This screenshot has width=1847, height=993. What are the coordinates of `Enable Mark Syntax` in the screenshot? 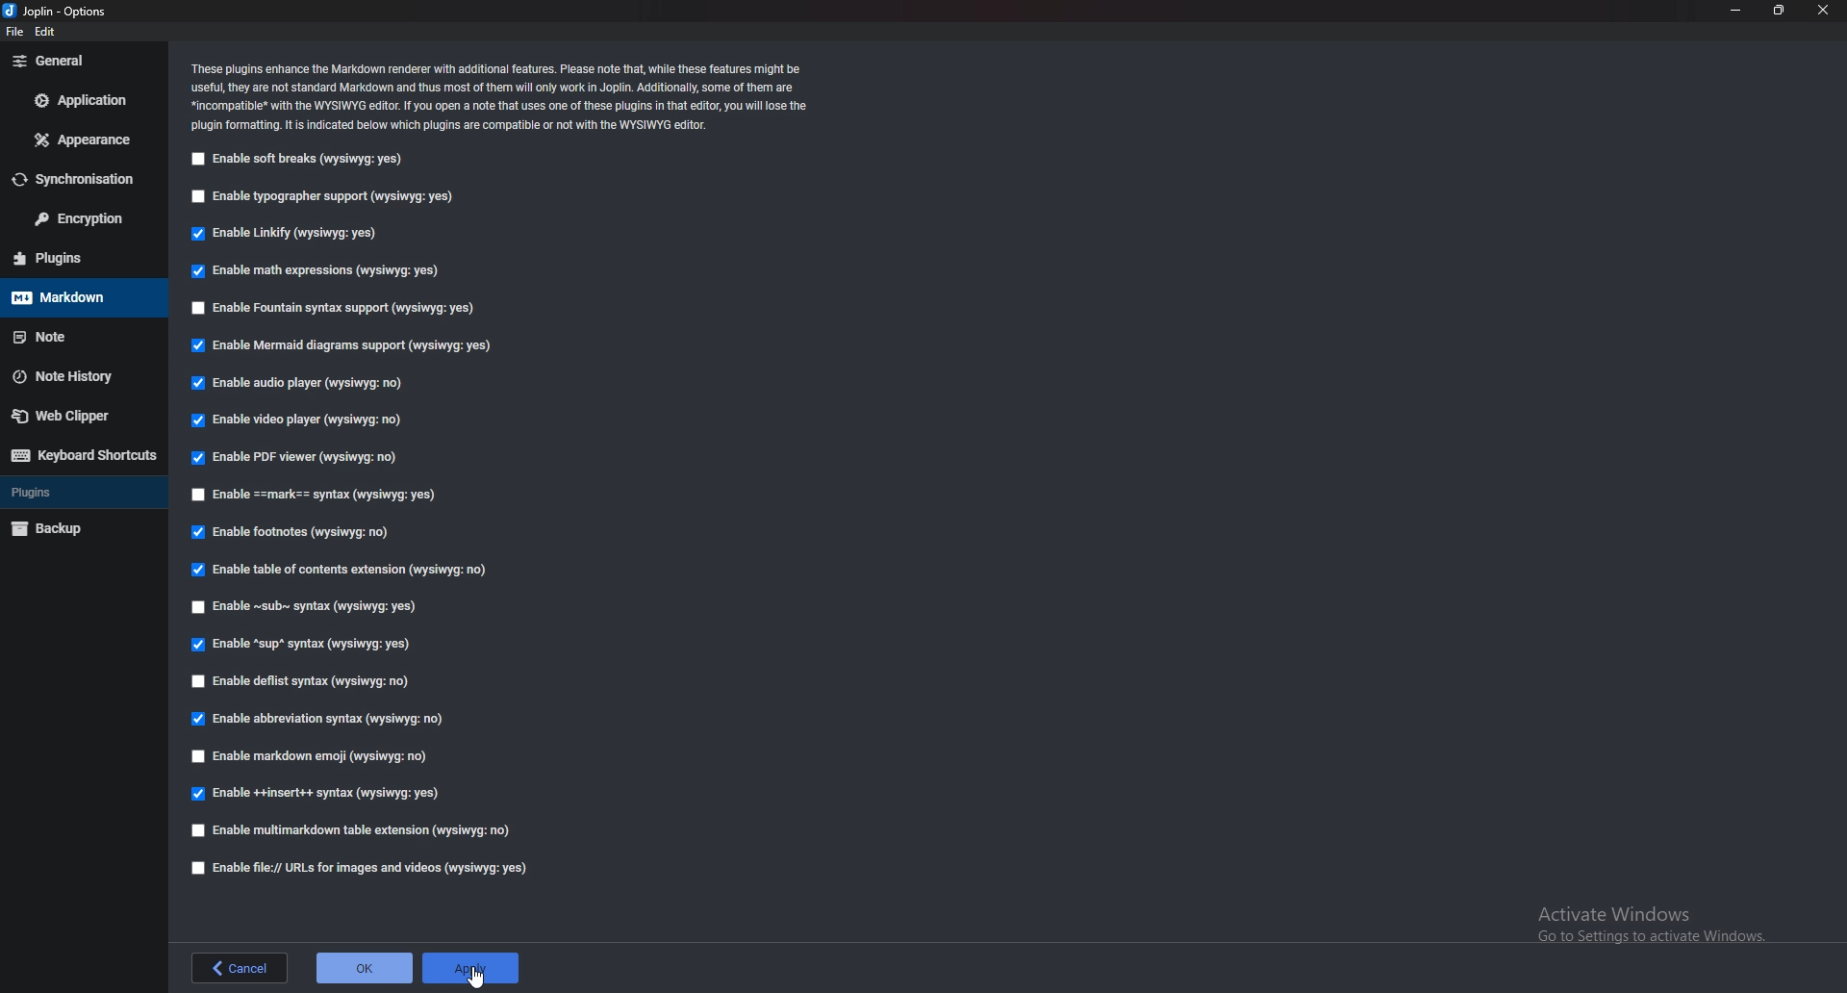 It's located at (319, 497).